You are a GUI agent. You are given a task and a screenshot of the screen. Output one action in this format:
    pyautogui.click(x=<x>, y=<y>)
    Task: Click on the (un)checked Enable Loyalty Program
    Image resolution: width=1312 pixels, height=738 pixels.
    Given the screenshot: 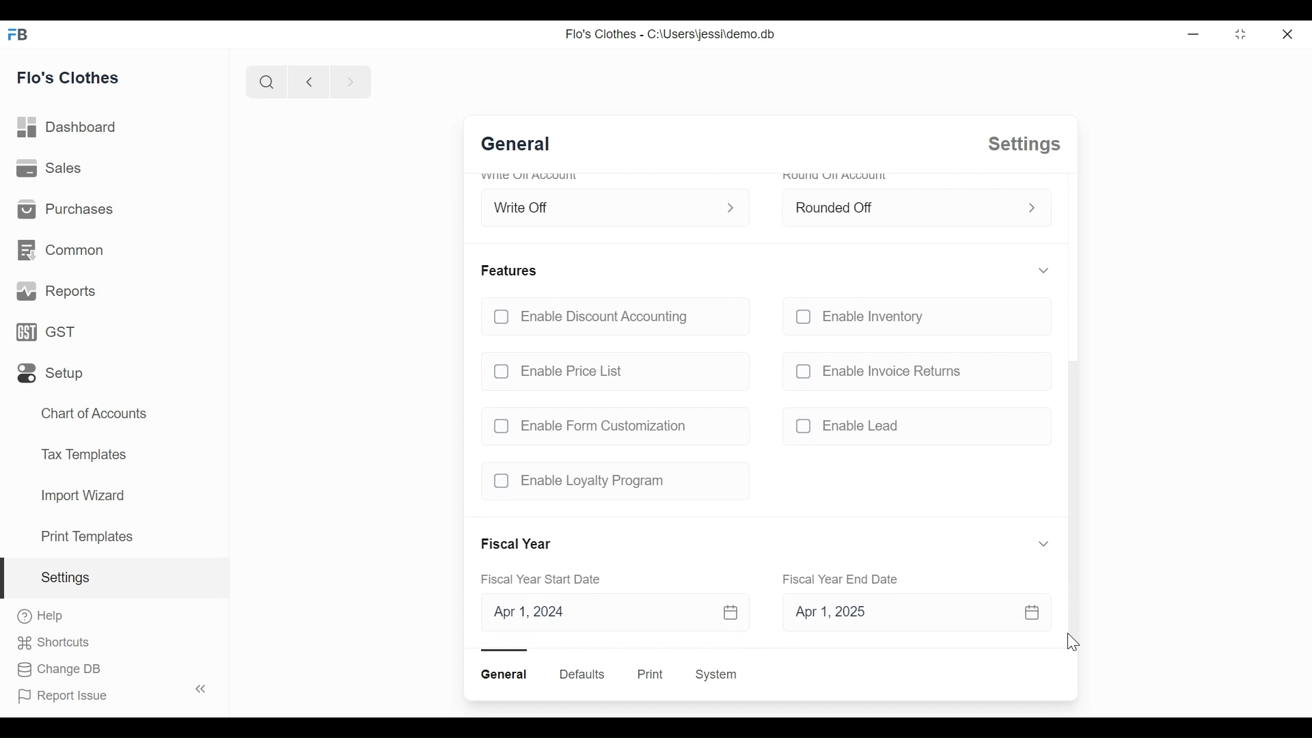 What is the action you would take?
    pyautogui.click(x=610, y=481)
    